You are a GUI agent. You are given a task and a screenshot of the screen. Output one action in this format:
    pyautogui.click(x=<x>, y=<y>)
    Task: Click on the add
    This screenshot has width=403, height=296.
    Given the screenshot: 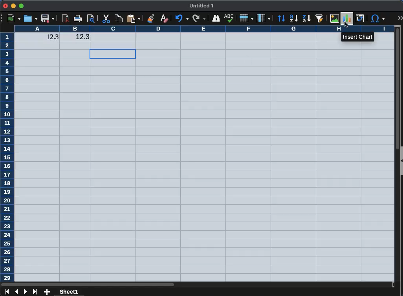 What is the action you would take?
    pyautogui.click(x=47, y=292)
    